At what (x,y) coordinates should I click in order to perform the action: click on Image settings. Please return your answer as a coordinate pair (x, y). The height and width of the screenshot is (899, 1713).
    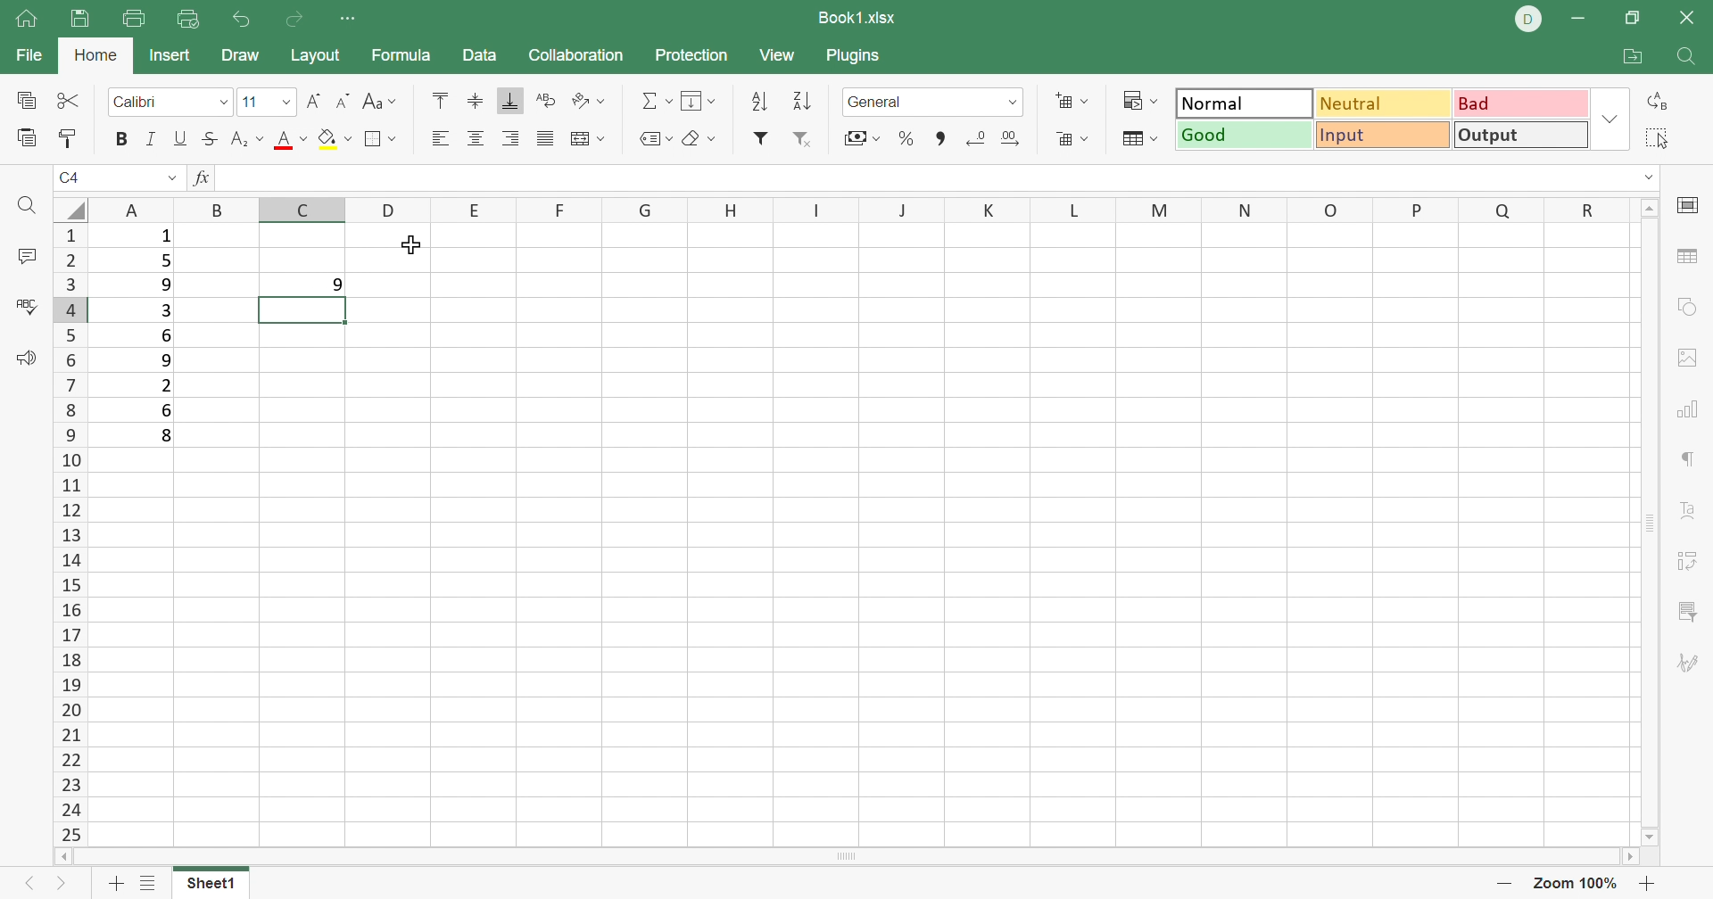
    Looking at the image, I should click on (1689, 359).